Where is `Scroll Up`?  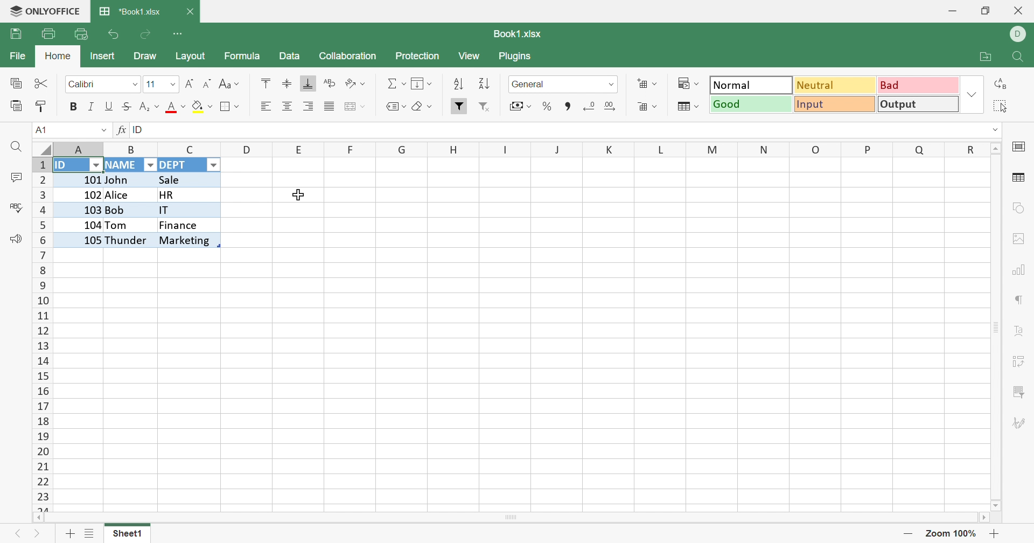
Scroll Up is located at coordinates (997, 149).